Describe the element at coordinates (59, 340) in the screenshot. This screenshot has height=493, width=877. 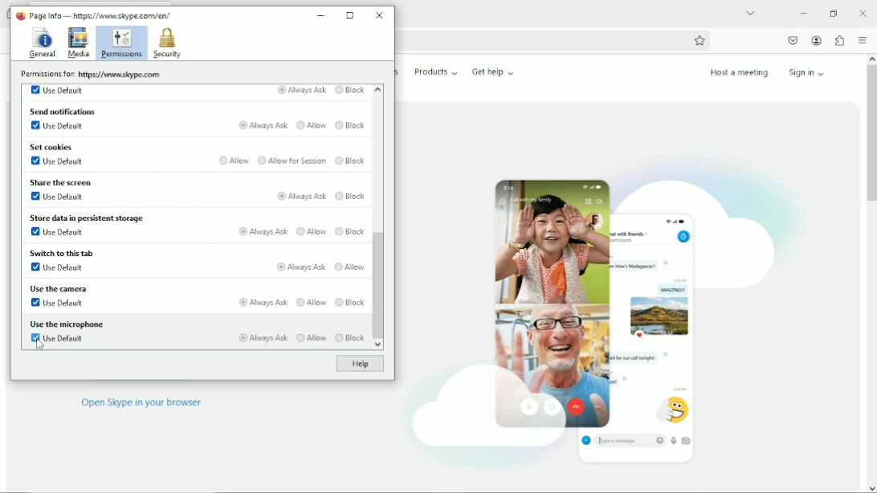
I see `Use default` at that location.